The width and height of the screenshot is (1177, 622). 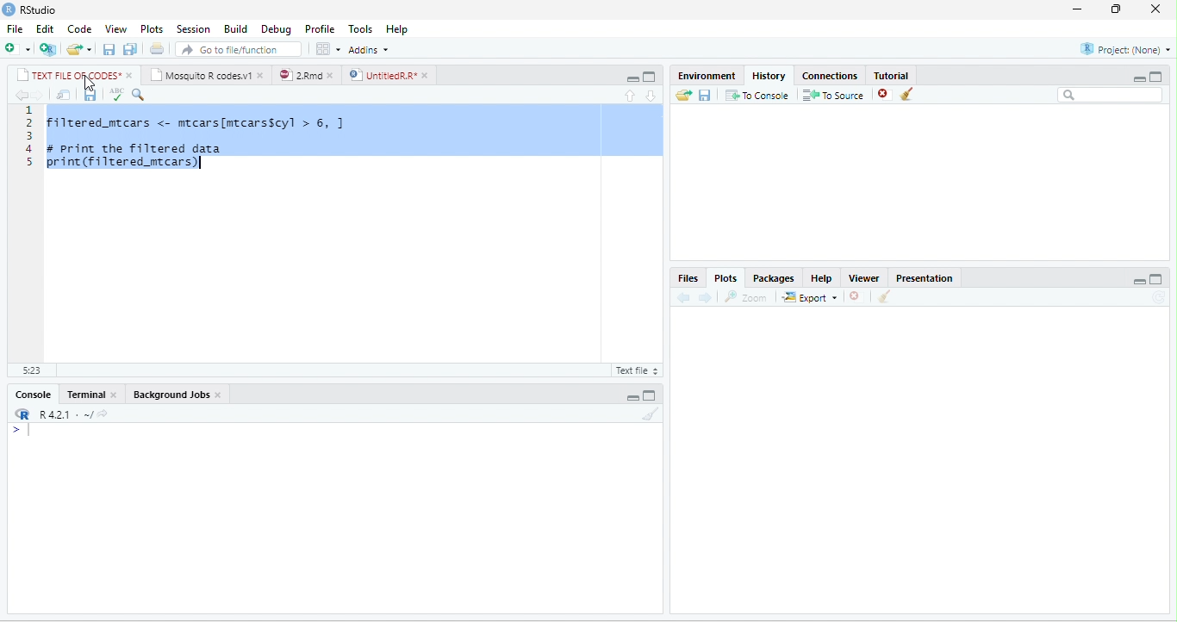 I want to click on options, so click(x=327, y=48).